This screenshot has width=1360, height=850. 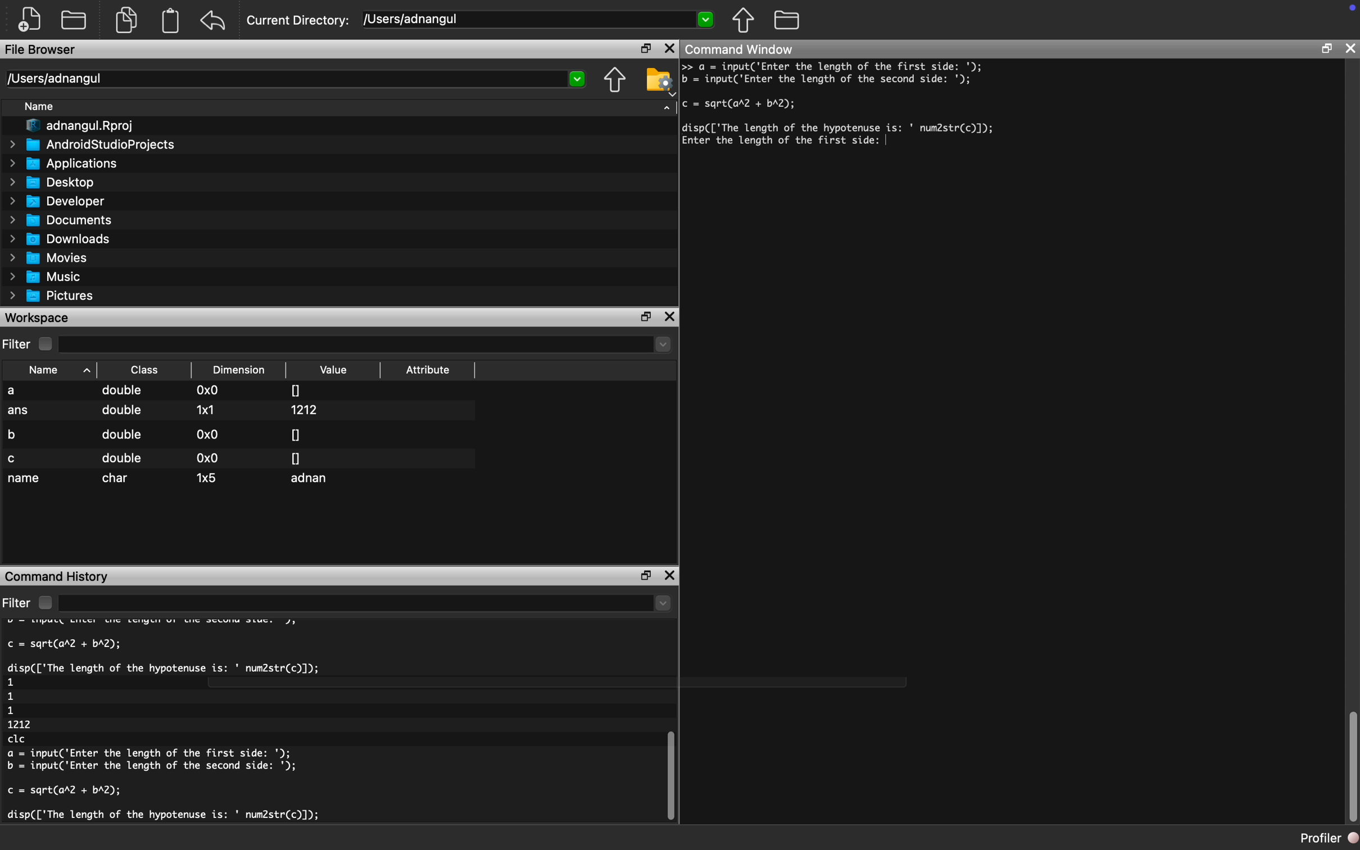 I want to click on Name, so click(x=53, y=369).